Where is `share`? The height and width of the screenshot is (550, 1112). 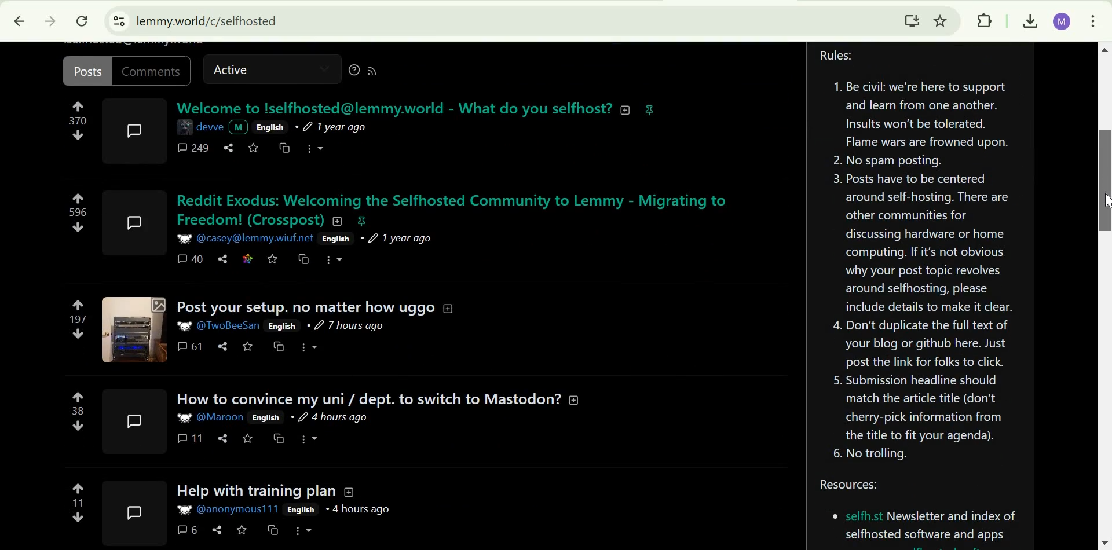 share is located at coordinates (217, 530).